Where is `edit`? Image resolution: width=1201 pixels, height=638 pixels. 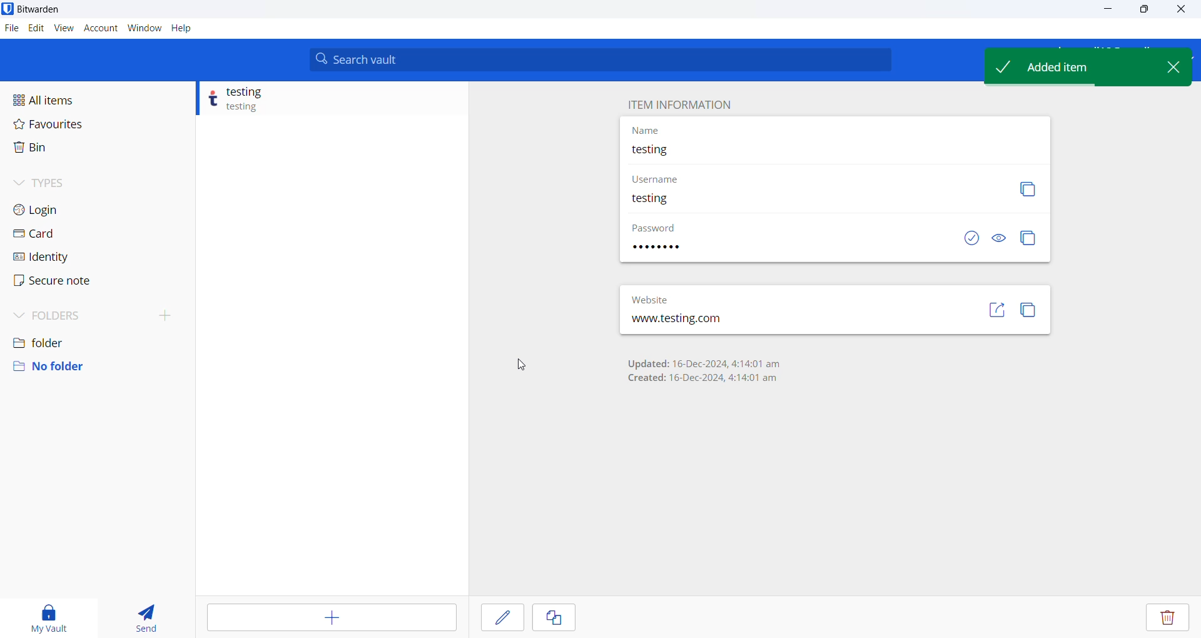 edit is located at coordinates (504, 617).